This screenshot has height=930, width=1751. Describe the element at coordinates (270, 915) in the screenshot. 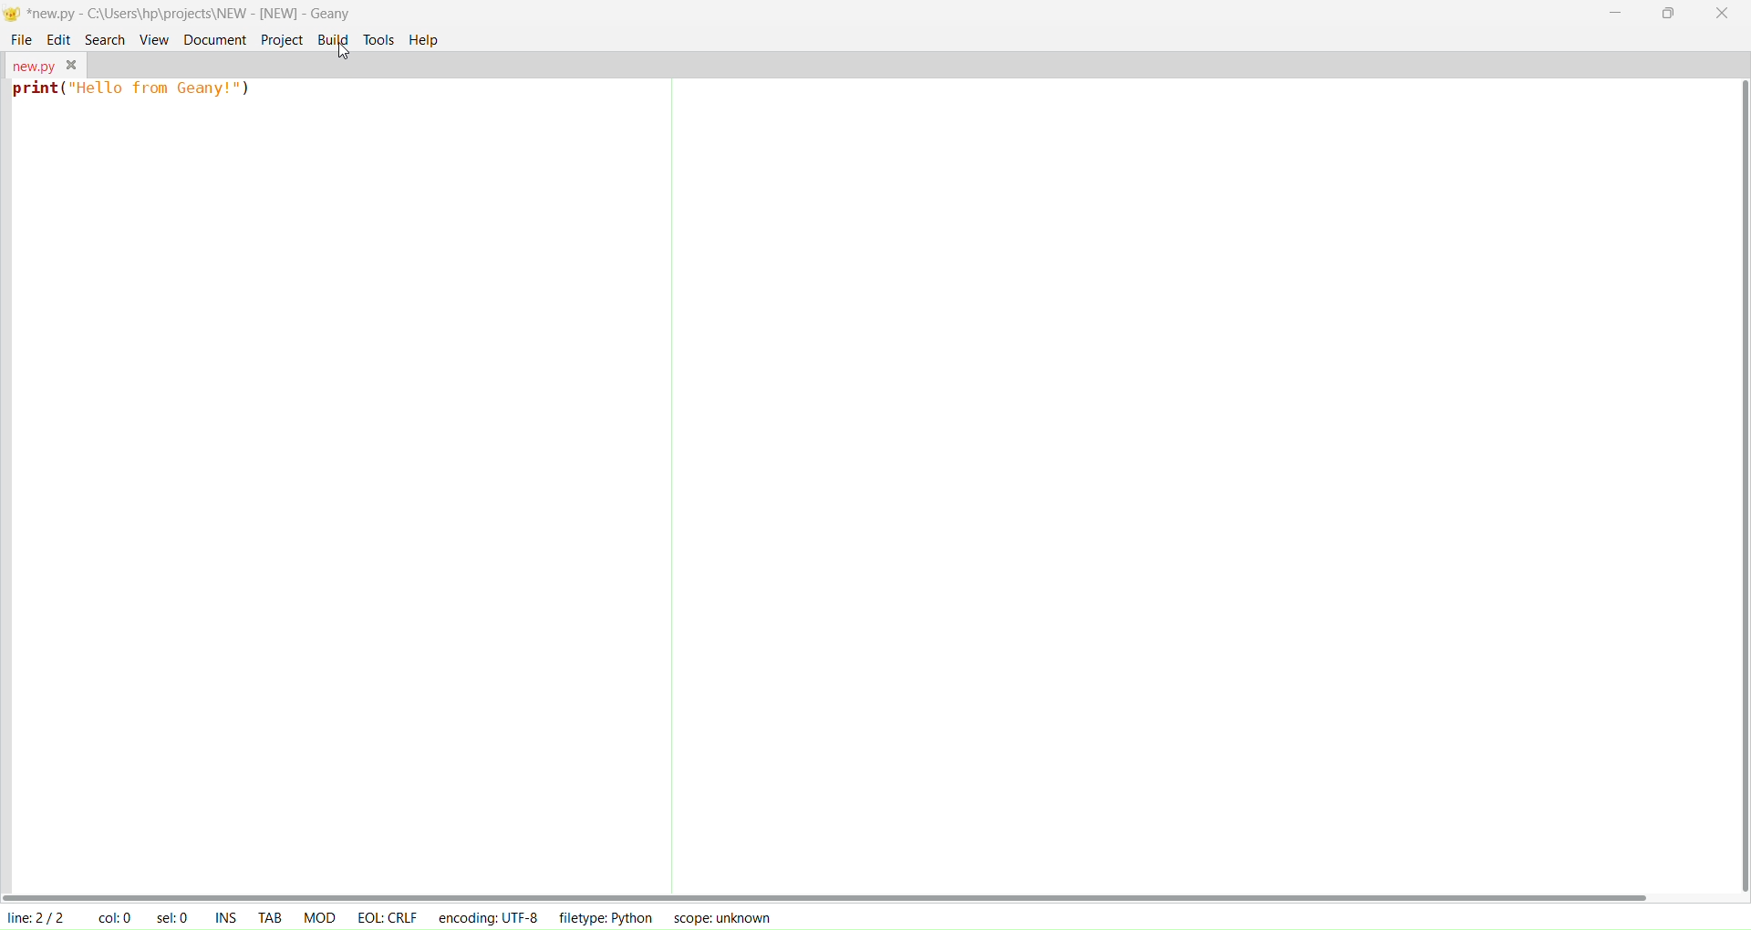

I see `TAB` at that location.